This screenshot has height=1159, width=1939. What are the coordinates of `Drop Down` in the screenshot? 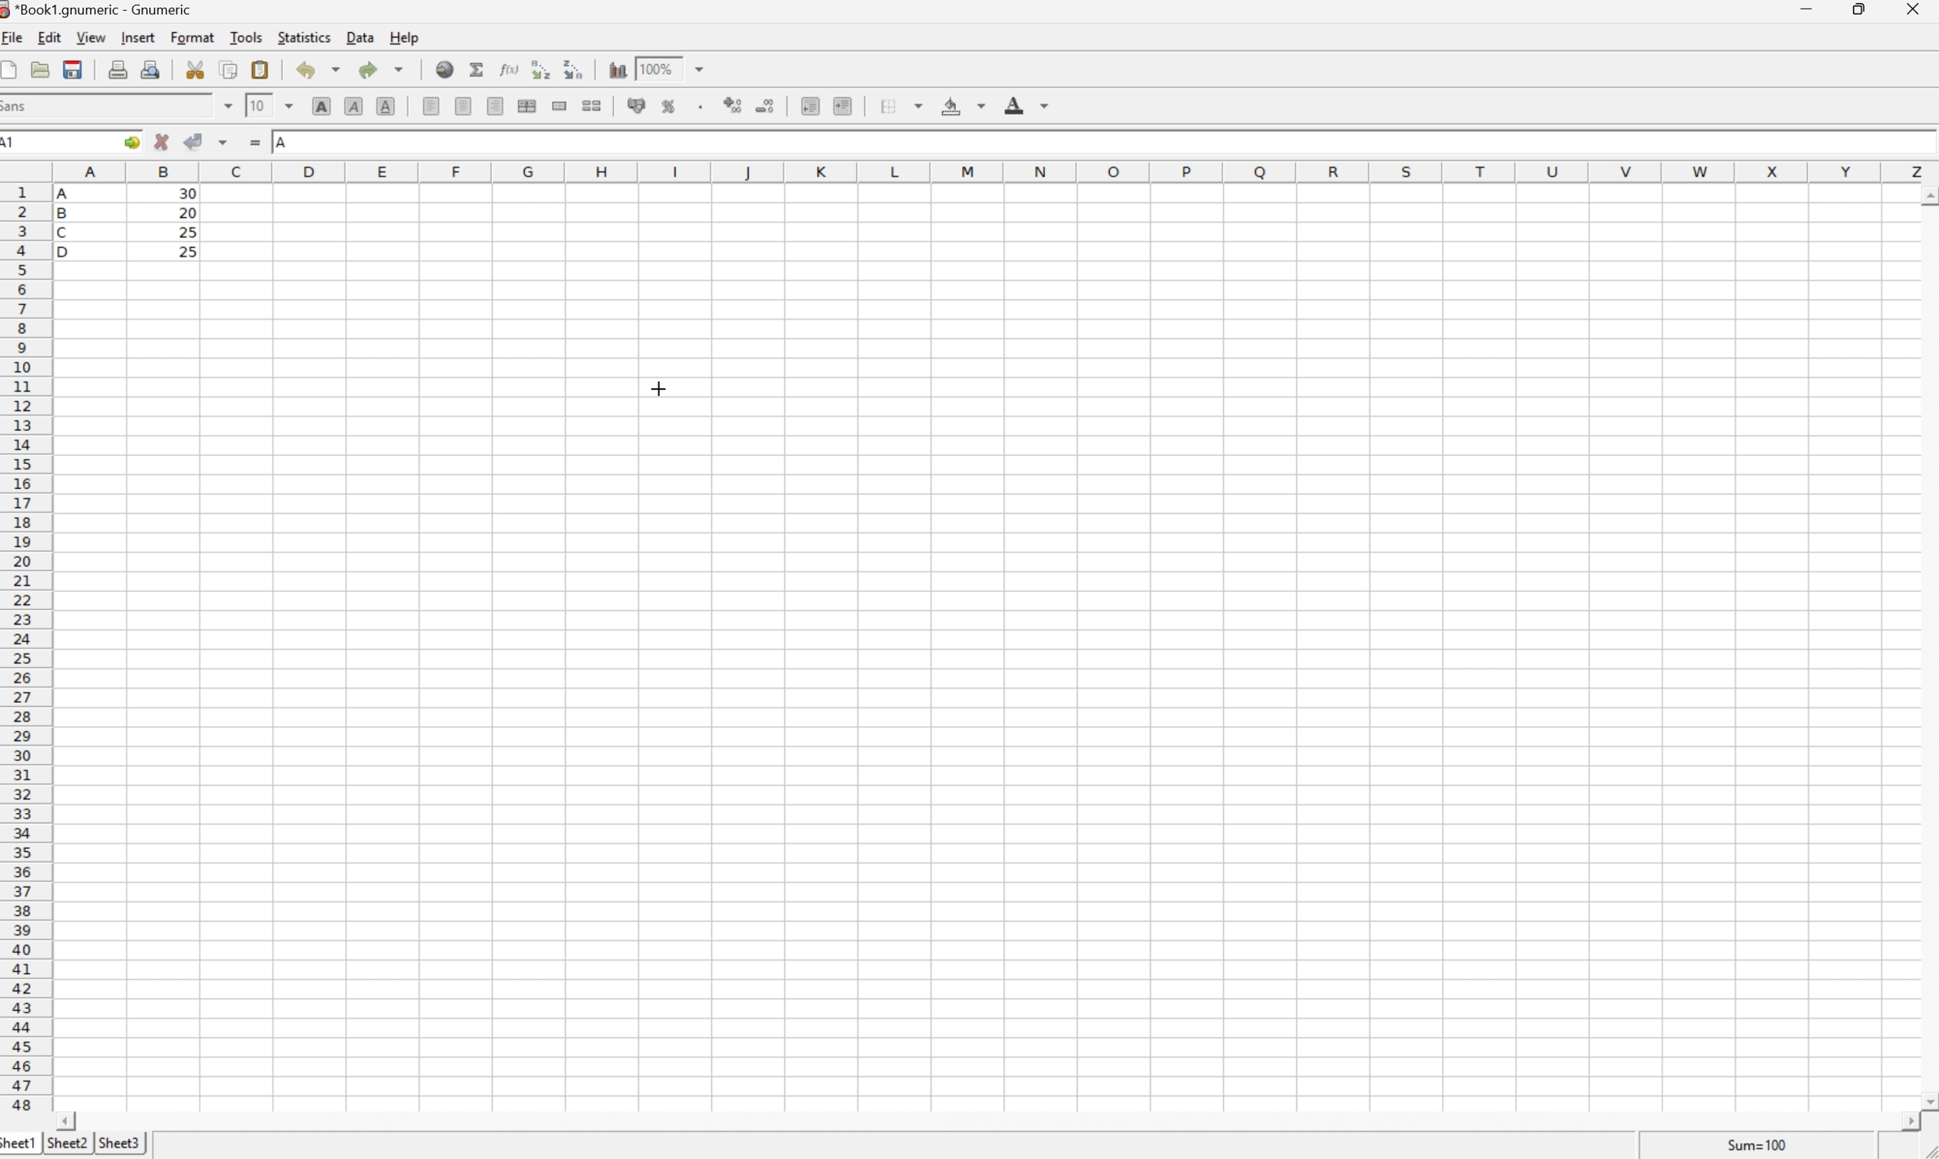 It's located at (226, 105).